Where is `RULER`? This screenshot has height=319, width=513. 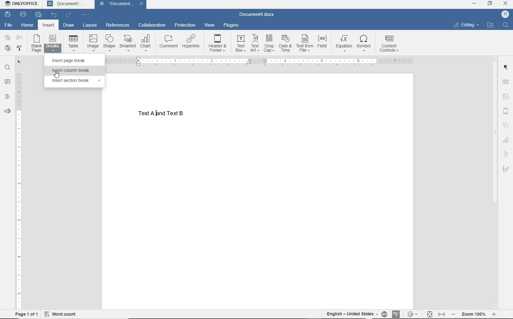 RULER is located at coordinates (271, 61).